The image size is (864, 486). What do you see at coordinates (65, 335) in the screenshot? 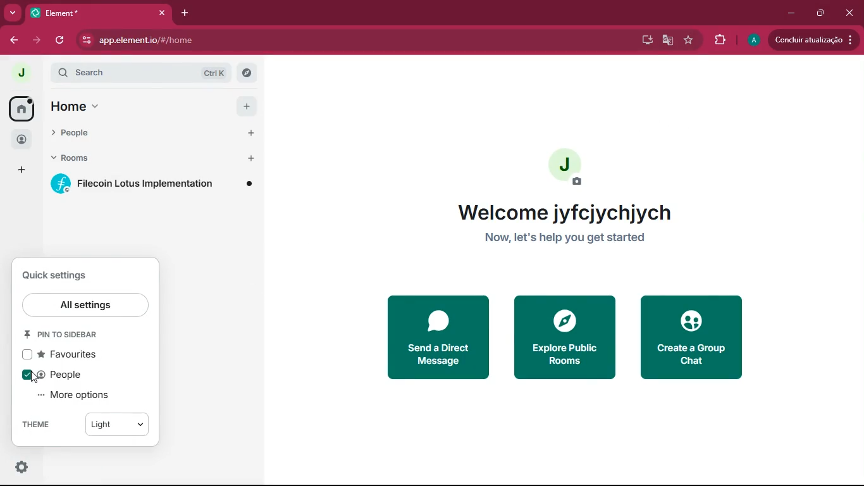
I see `pin ` at bounding box center [65, 335].